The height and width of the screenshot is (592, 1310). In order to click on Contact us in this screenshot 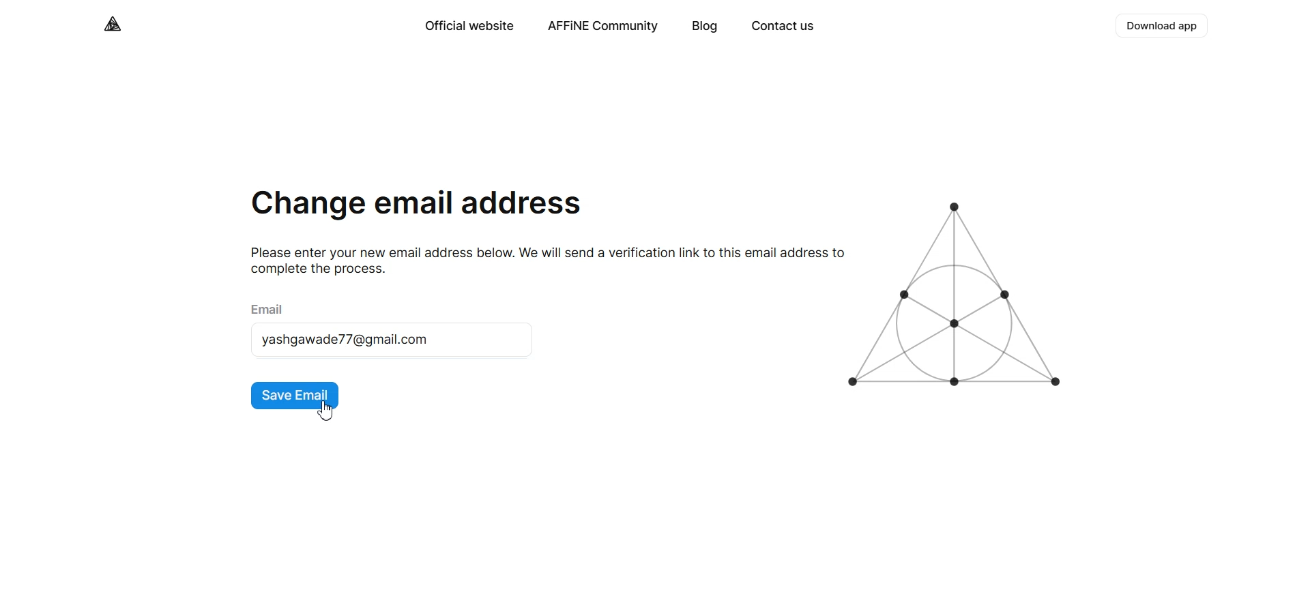, I will do `click(782, 27)`.